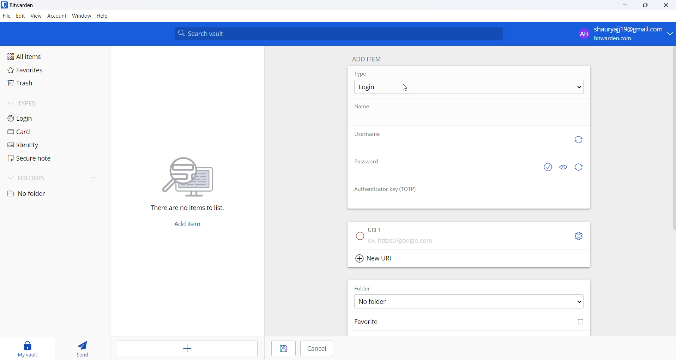  What do you see at coordinates (406, 88) in the screenshot?
I see `cursor` at bounding box center [406, 88].